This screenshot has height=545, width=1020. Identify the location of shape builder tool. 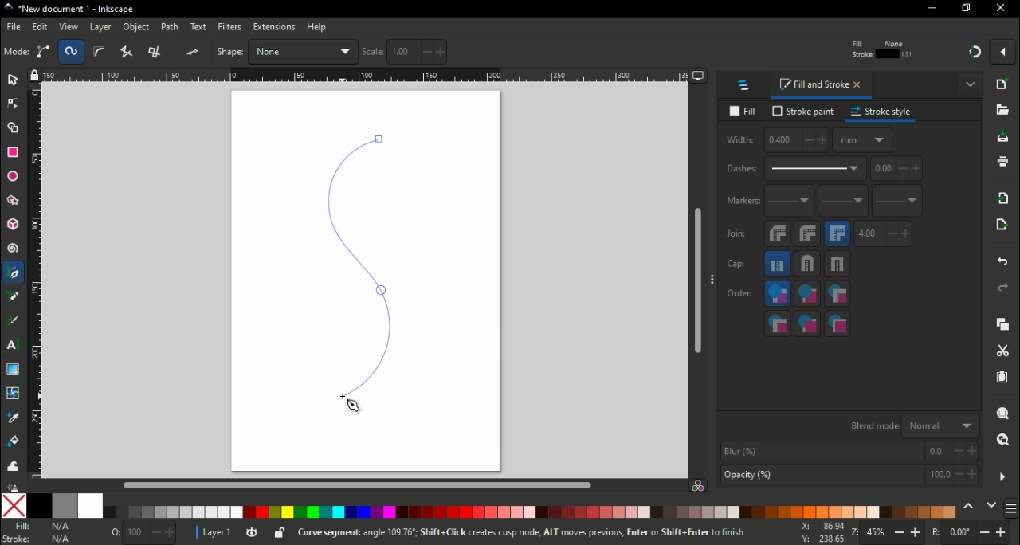
(15, 129).